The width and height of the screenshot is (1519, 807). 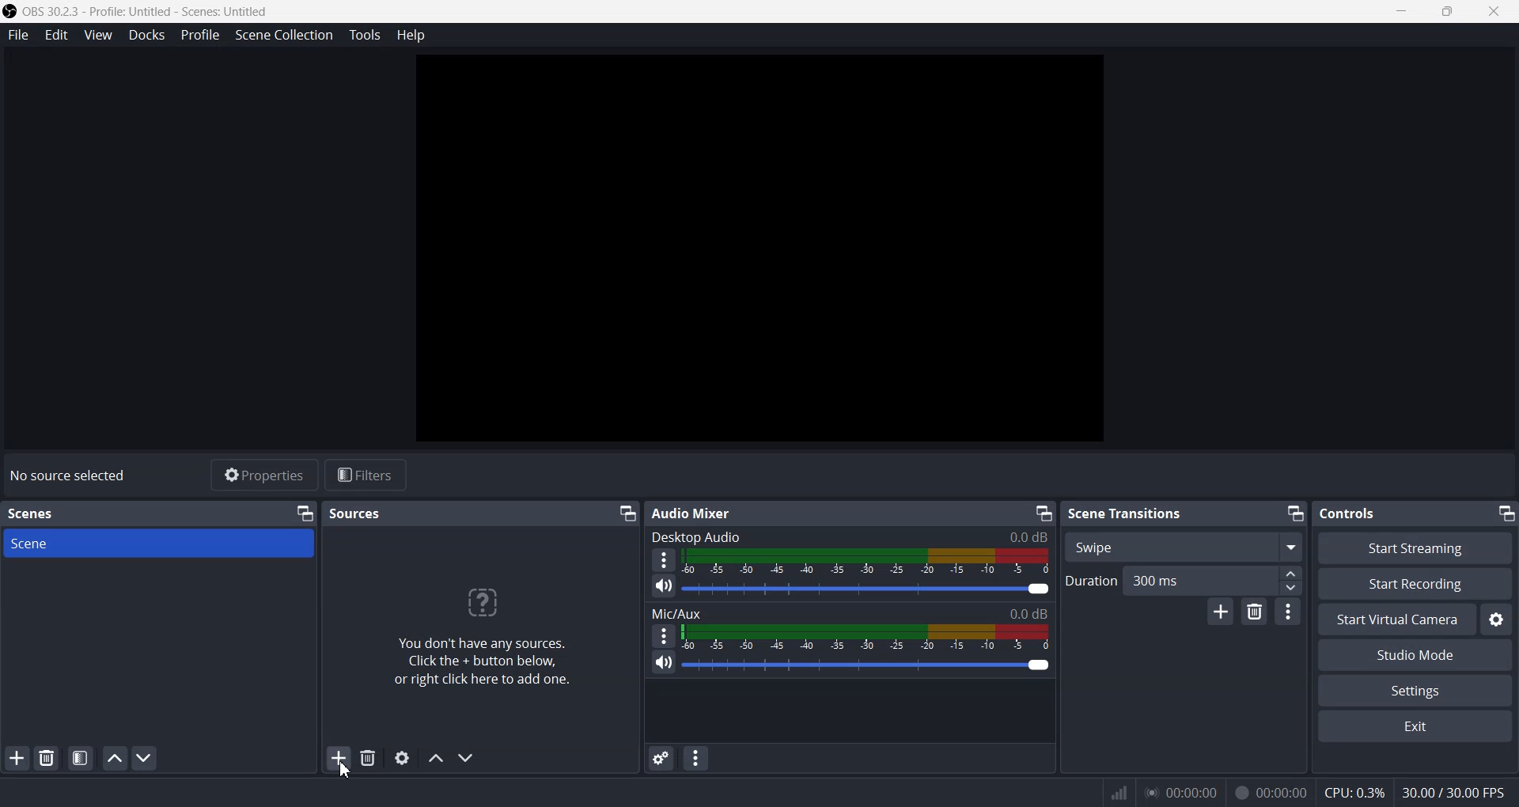 I want to click on Desktop Audio, so click(x=852, y=536).